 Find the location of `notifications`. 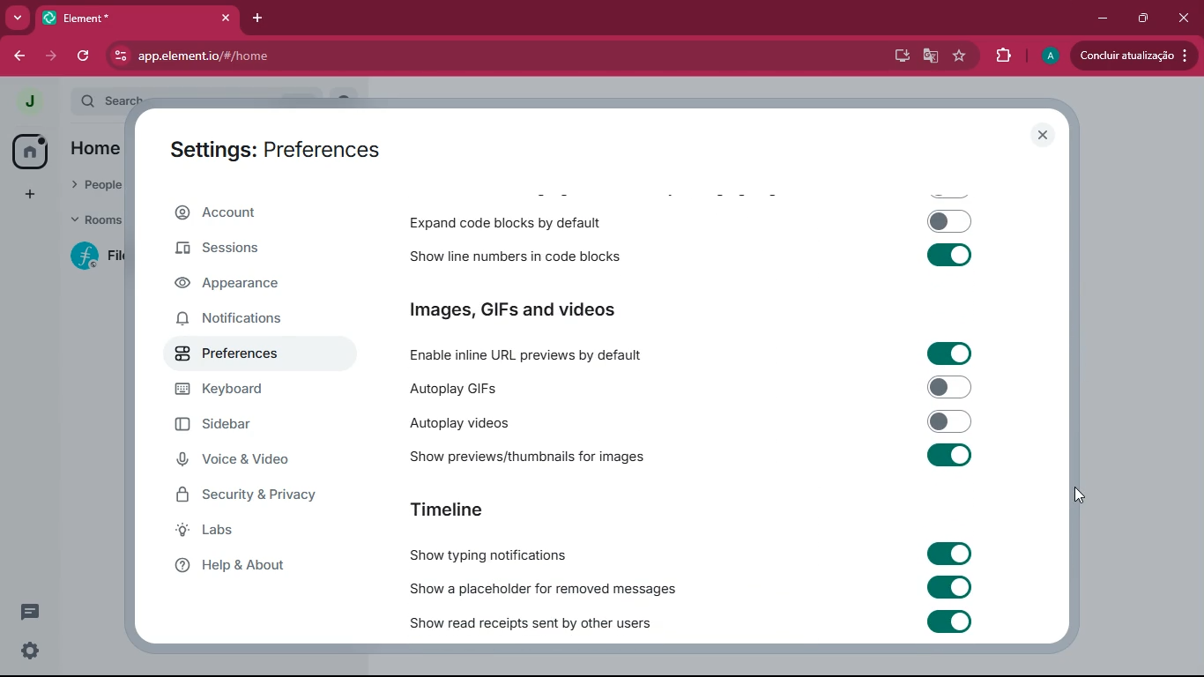

notifications is located at coordinates (243, 320).